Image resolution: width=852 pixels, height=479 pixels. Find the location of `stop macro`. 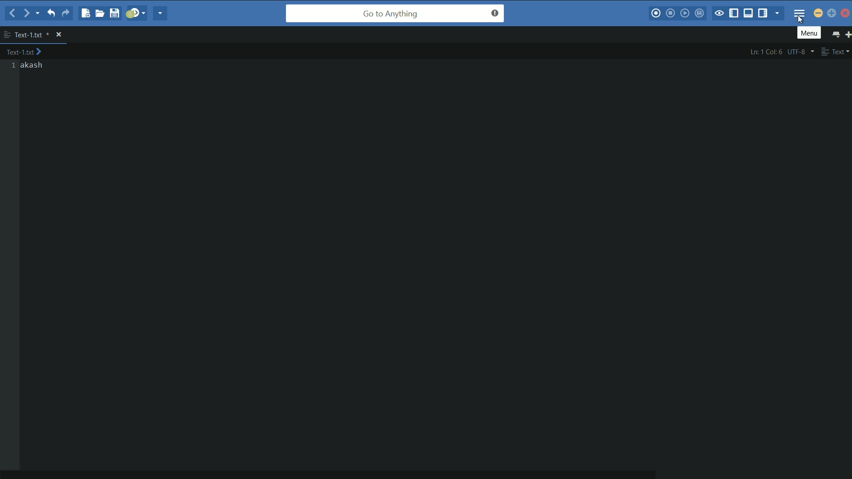

stop macro is located at coordinates (671, 13).